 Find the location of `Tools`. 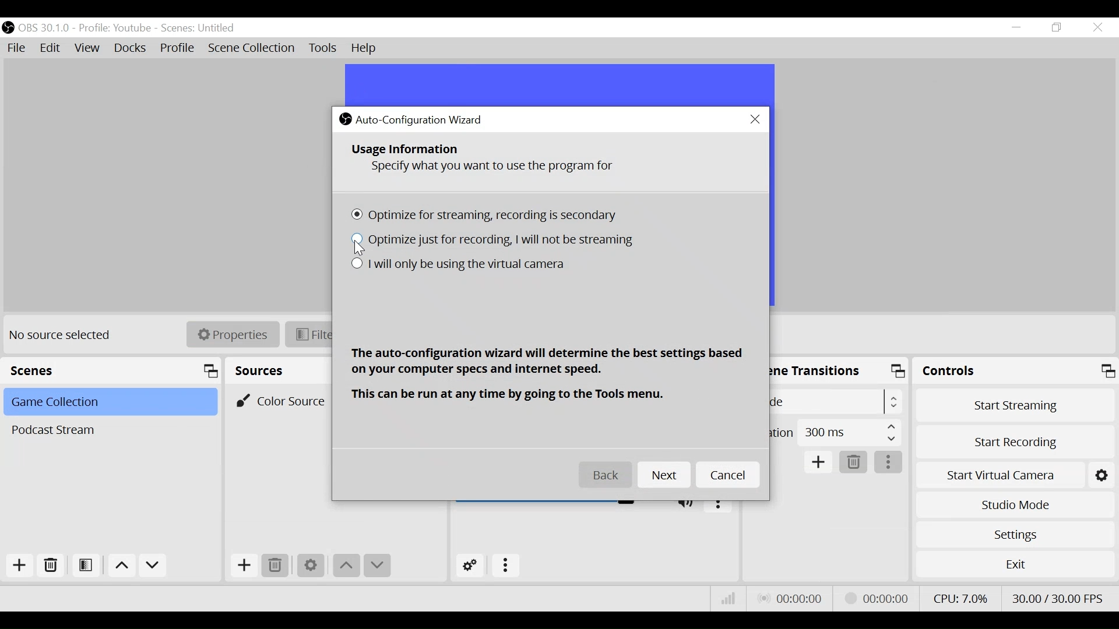

Tools is located at coordinates (323, 48).